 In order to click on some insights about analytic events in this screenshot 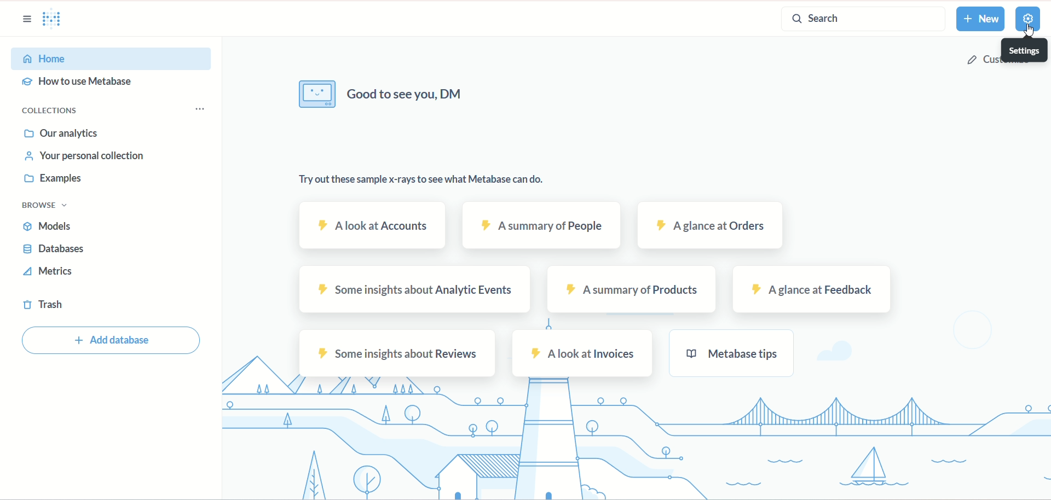, I will do `click(415, 289)`.